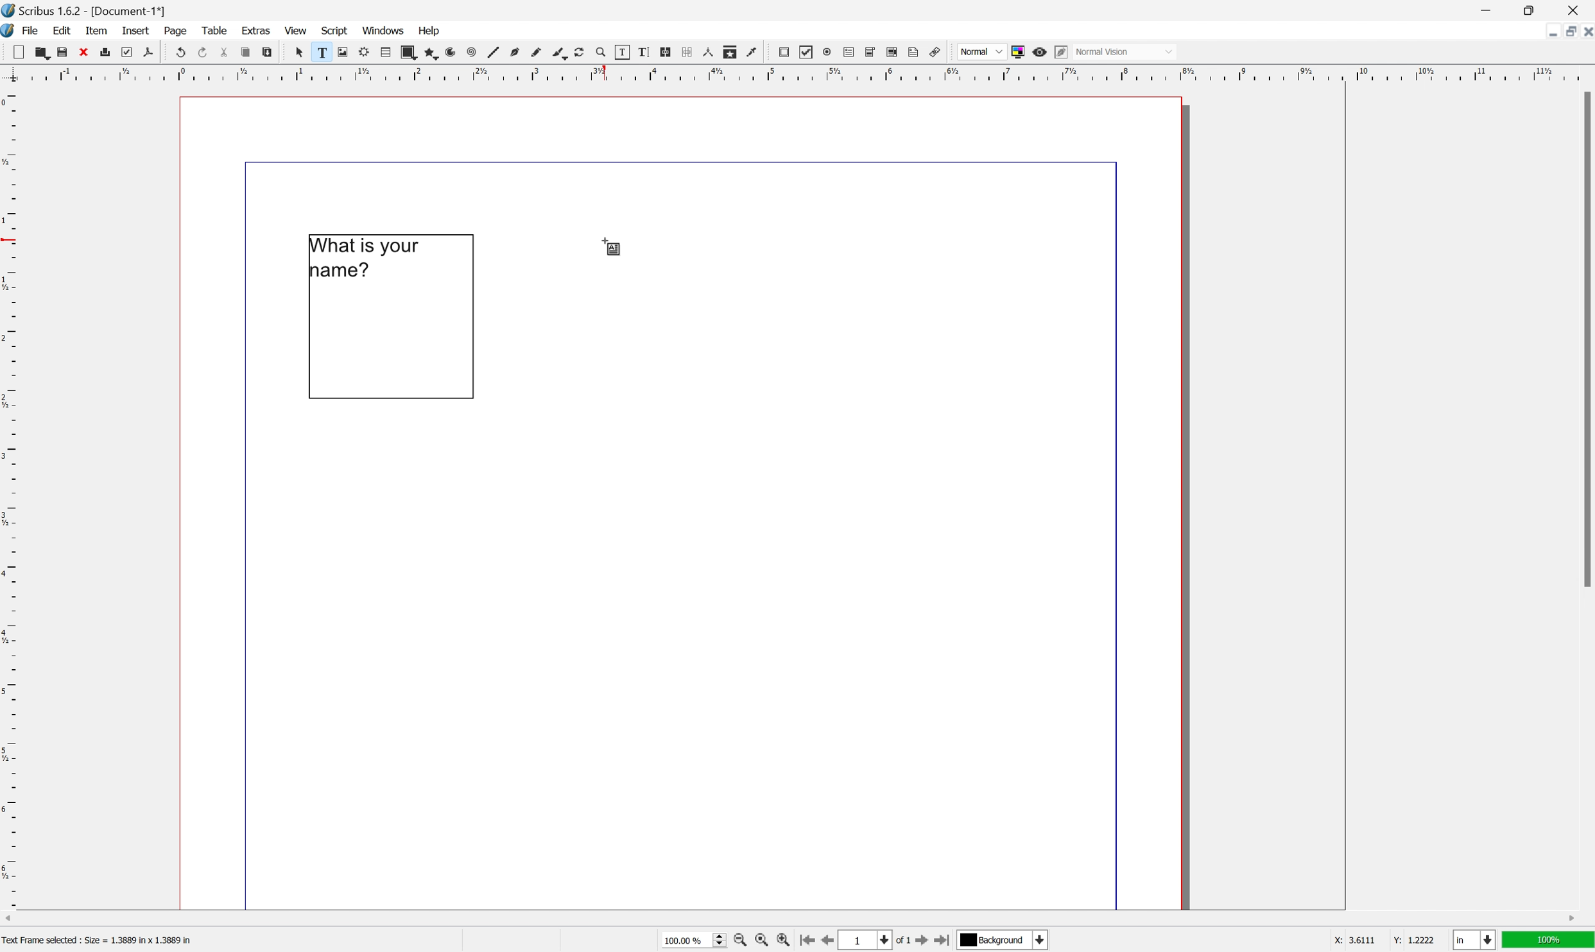 Image resolution: width=1595 pixels, height=952 pixels. I want to click on restore down, so click(1564, 32).